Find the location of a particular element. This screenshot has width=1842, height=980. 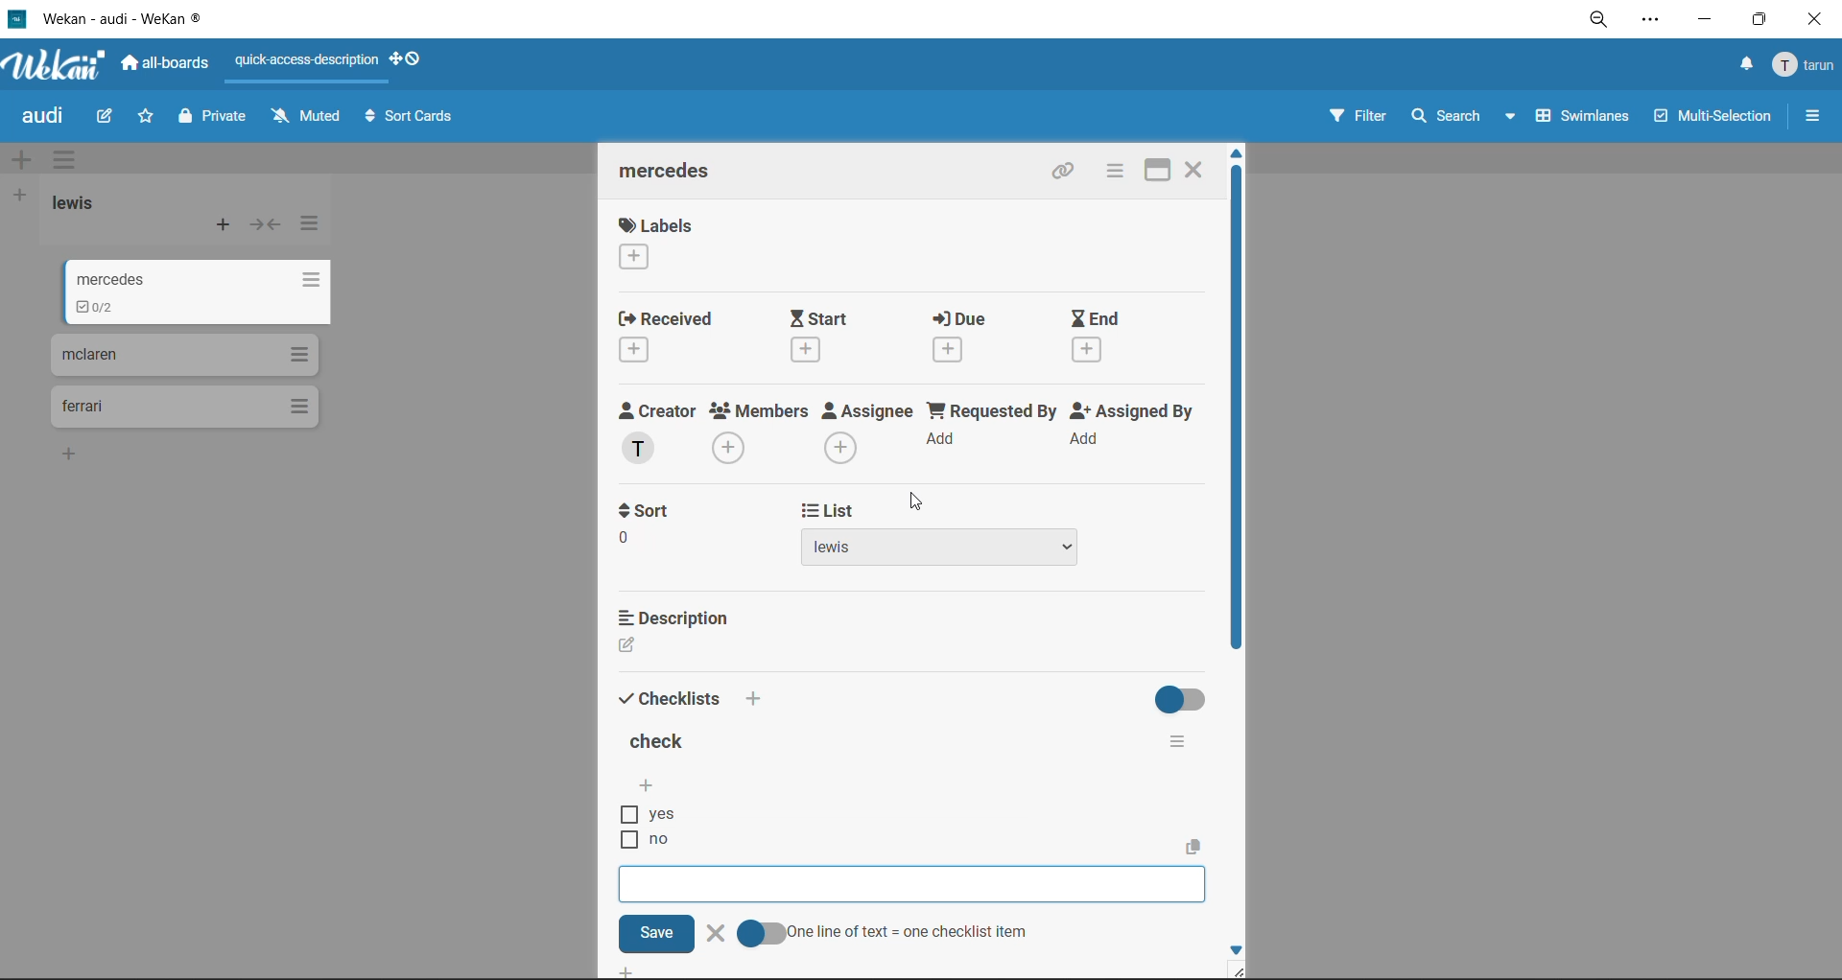

quick access description is located at coordinates (312, 61).